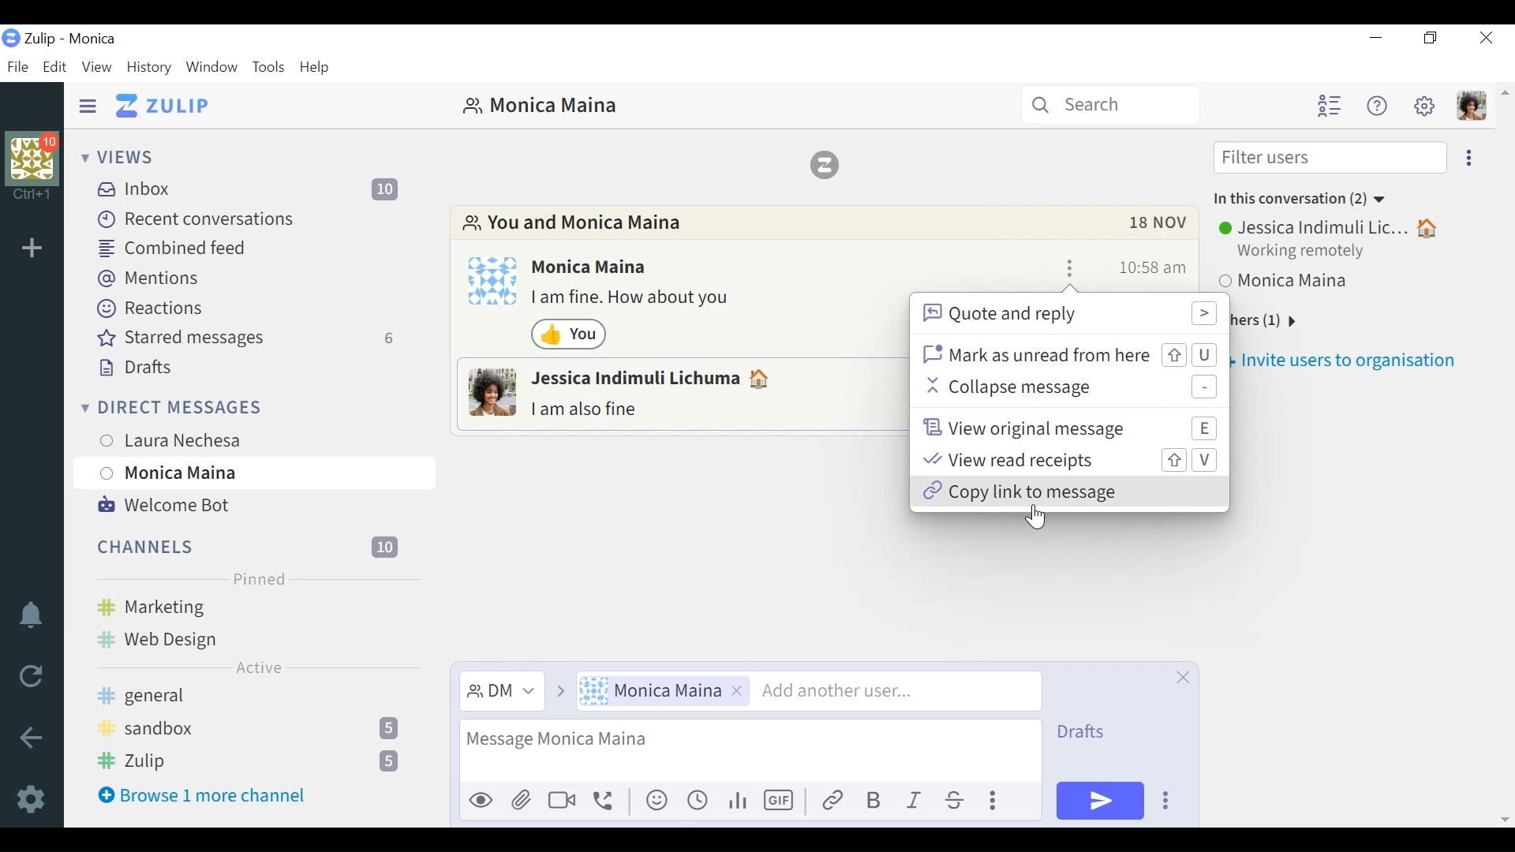 The width and height of the screenshot is (1515, 852). I want to click on Add Organization, so click(32, 249).